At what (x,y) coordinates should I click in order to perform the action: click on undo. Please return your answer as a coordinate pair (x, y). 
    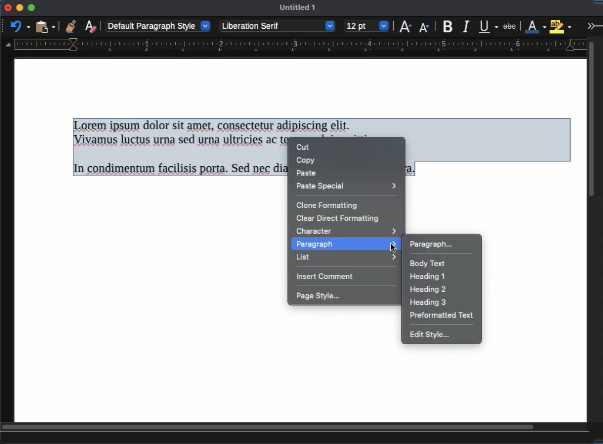
    Looking at the image, I should click on (21, 26).